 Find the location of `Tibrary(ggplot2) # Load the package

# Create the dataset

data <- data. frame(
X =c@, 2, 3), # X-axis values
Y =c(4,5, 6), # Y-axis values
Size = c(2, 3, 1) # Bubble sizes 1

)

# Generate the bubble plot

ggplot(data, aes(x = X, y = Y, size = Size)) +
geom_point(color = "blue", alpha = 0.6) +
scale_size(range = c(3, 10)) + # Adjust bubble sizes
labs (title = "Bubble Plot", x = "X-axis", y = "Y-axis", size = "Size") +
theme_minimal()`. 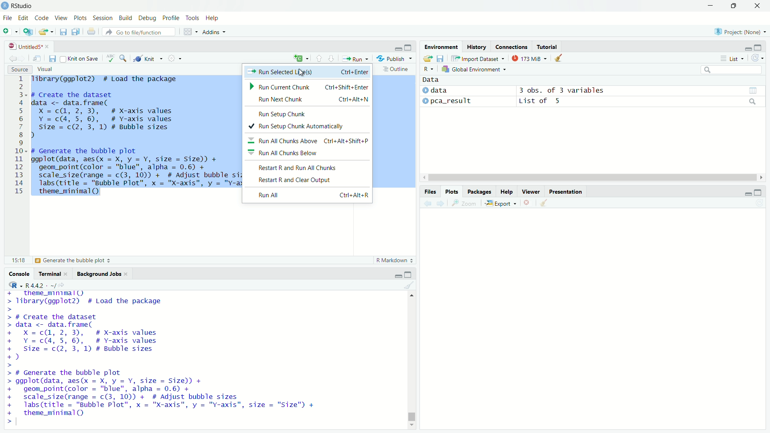

Tibrary(ggplot2) # Load the package

# Create the dataset

data <- data. frame(
X =c@, 2, 3), # X-axis values
Y =c(4,5, 6), # Y-axis values
Size = c(2, 3, 1) # Bubble sizes 1

)

# Generate the bubble plot

ggplot(data, aes(x = X, y = Y, size = Size)) +
geom_point(color = "blue", alpha = 0.6) +
scale_size(range = c(3, 10)) + # Adjust bubble sizes
labs (title = "Bubble Plot", x = "X-axis", y = "Y-axis", size = "Size") +
theme_minimal() is located at coordinates (134, 138).